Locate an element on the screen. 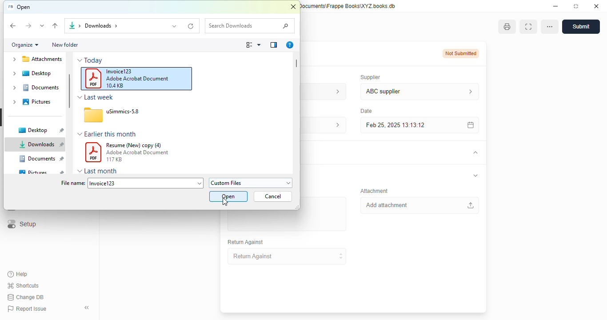 Image resolution: width=607 pixels, height=320 pixels. dropdown is located at coordinates (80, 60).